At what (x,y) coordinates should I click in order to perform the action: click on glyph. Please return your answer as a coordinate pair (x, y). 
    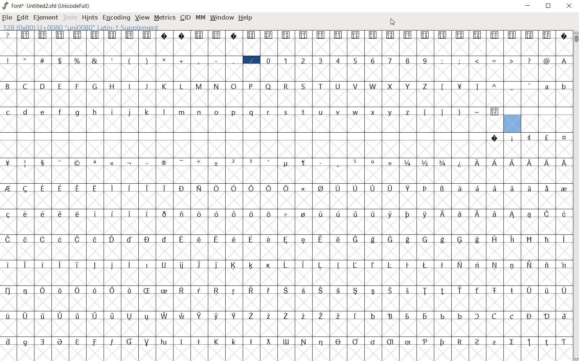
    Looking at the image, I should click on (60, 239).